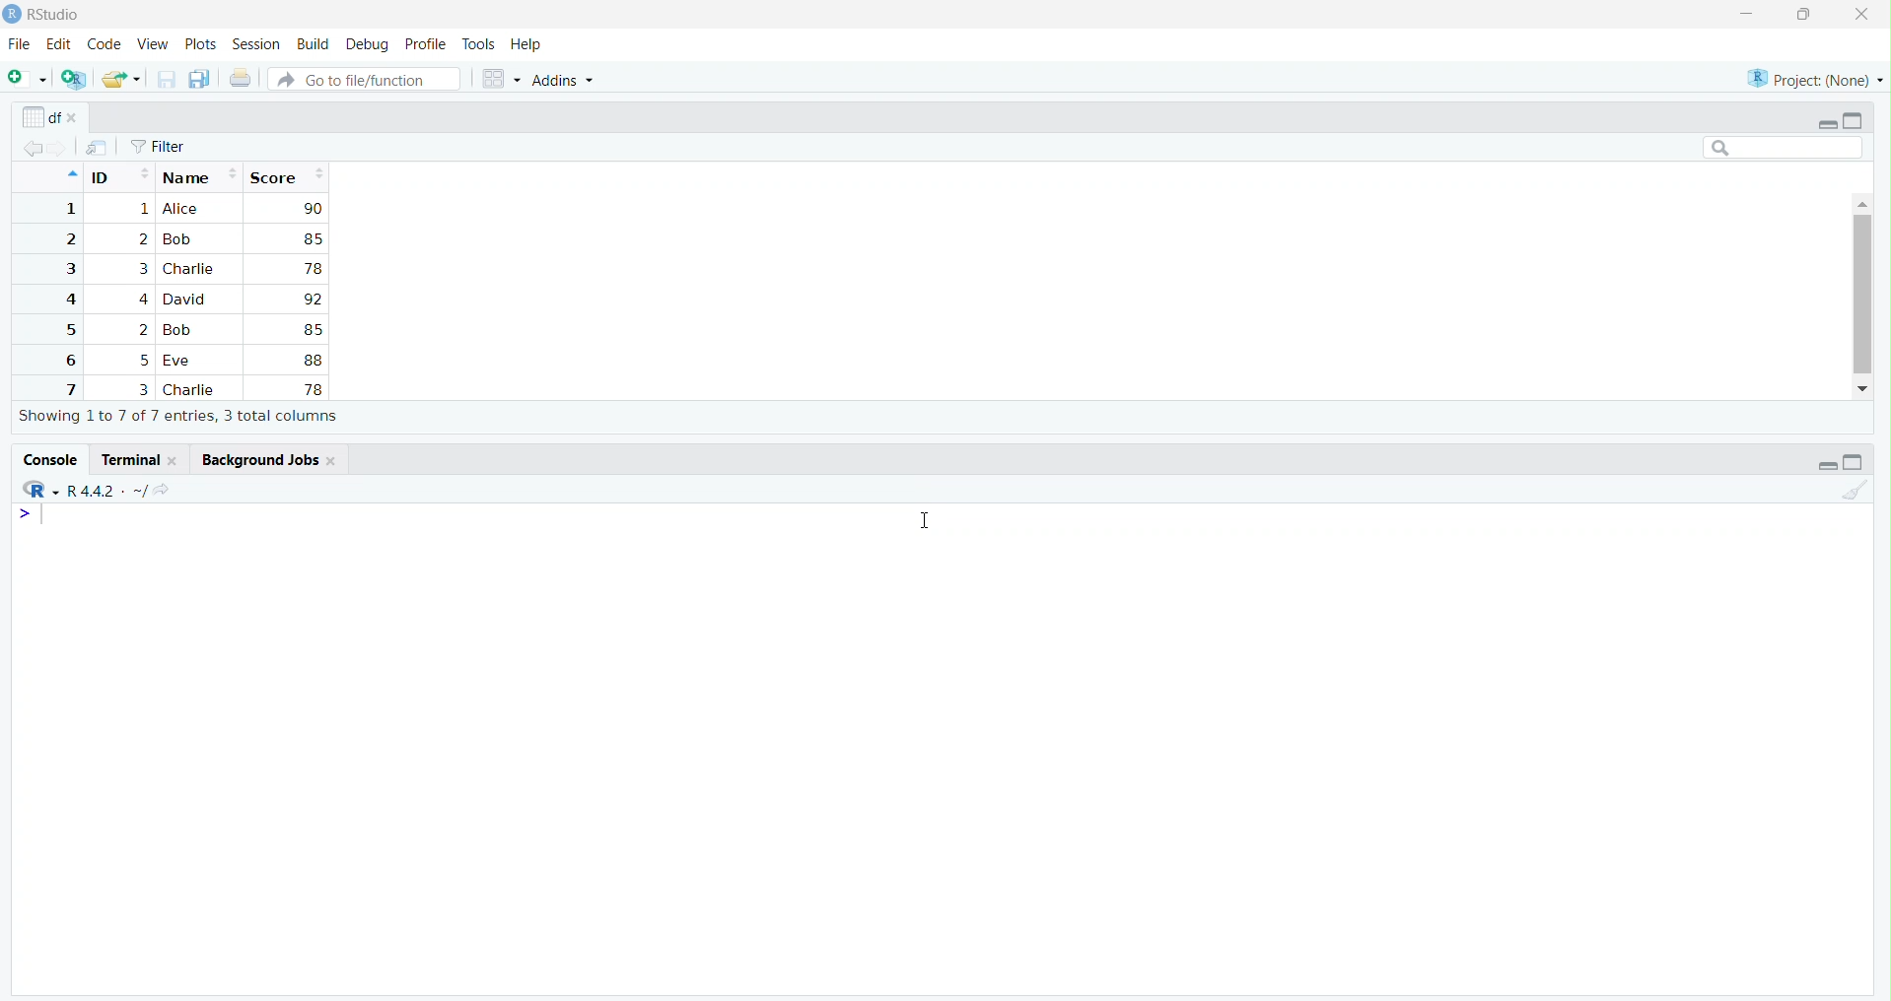 The width and height of the screenshot is (1891, 1001). I want to click on close, so click(77, 119).